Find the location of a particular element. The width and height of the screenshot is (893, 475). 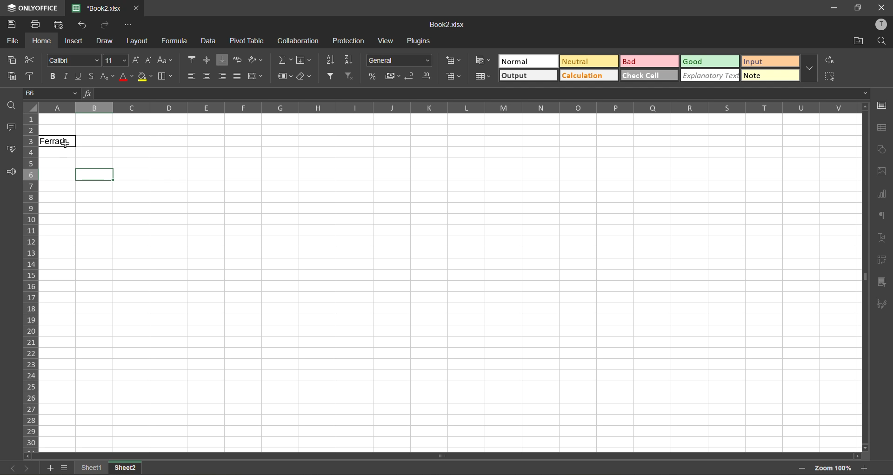

neutral is located at coordinates (588, 61).